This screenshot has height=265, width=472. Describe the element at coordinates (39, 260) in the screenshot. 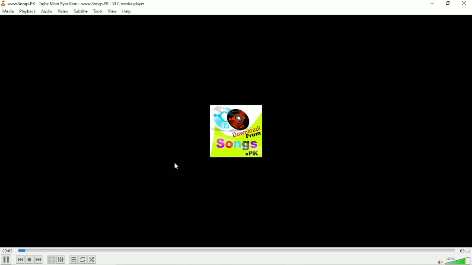

I see `Next` at that location.